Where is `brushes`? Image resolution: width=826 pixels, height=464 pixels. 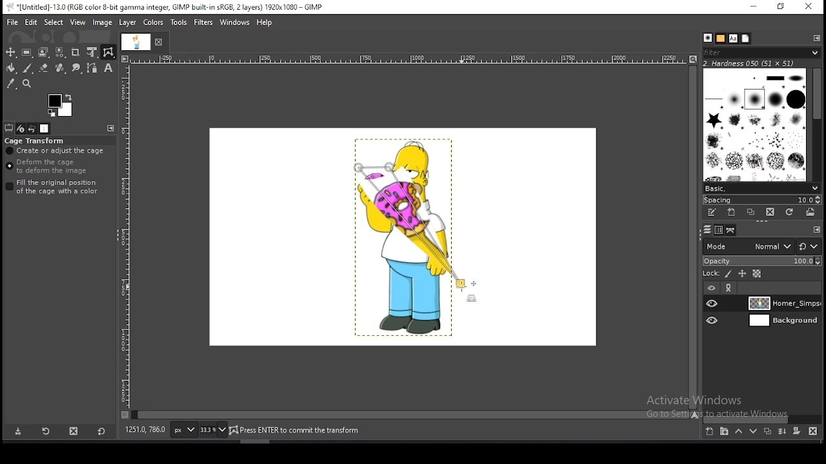 brushes is located at coordinates (708, 39).